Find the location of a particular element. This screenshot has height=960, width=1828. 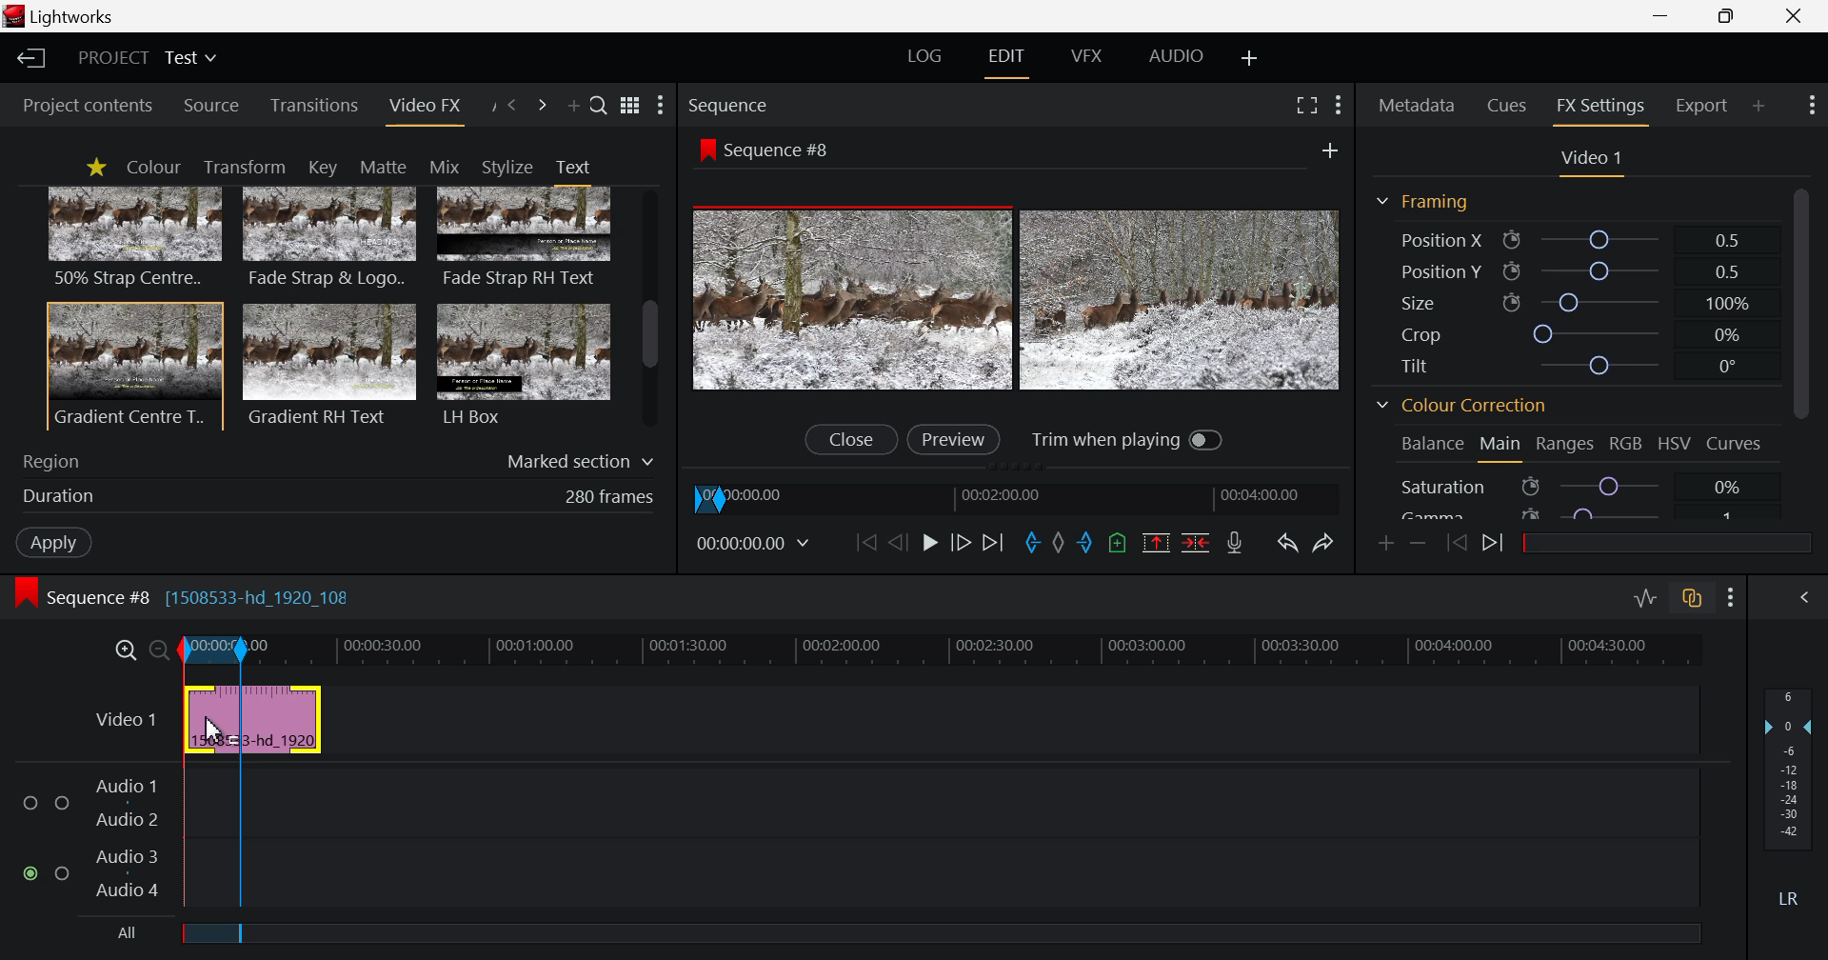

Show Settings is located at coordinates (1809, 106).